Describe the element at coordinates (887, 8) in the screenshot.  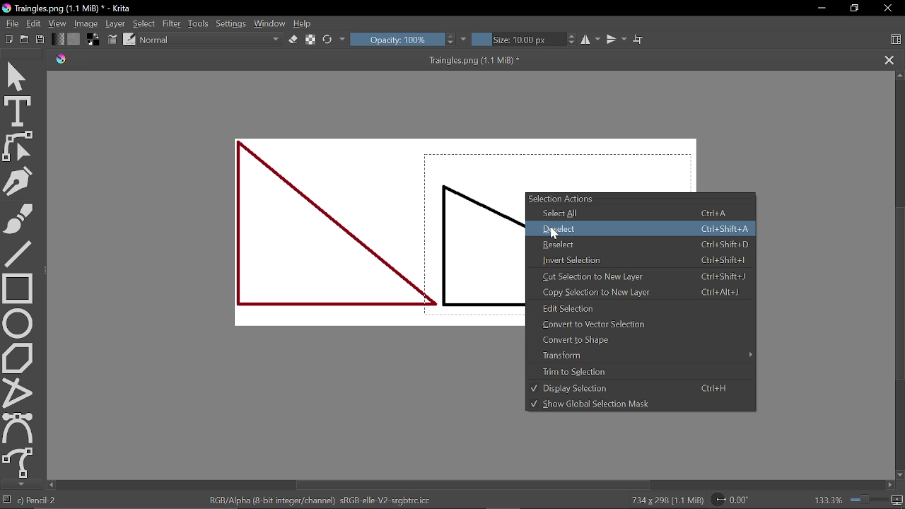
I see `Close` at that location.